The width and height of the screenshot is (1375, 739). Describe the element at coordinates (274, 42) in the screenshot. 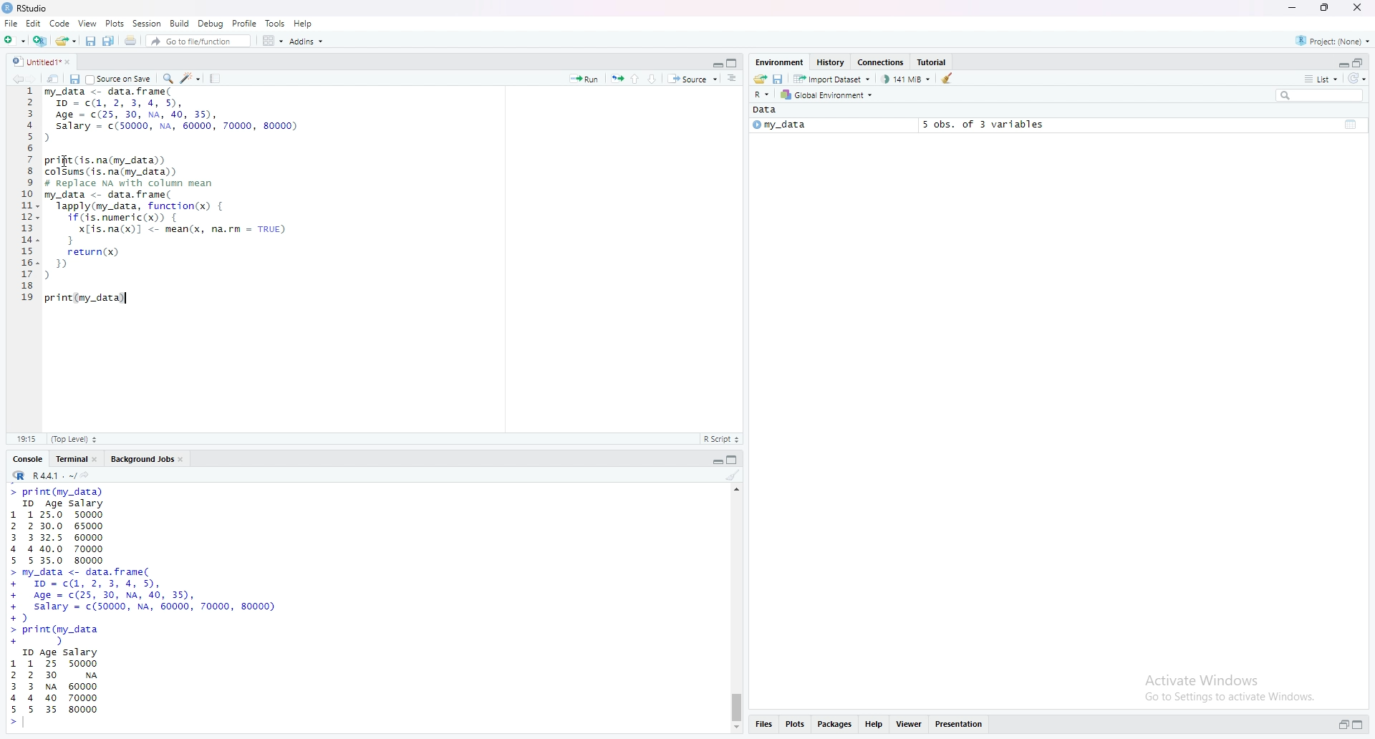

I see `workspace panes` at that location.